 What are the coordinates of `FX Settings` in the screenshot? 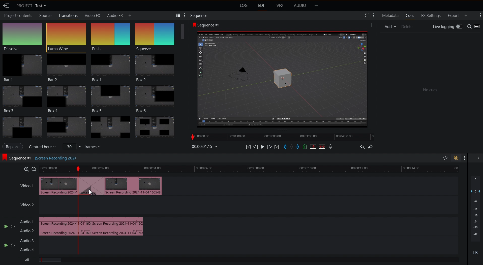 It's located at (431, 16).